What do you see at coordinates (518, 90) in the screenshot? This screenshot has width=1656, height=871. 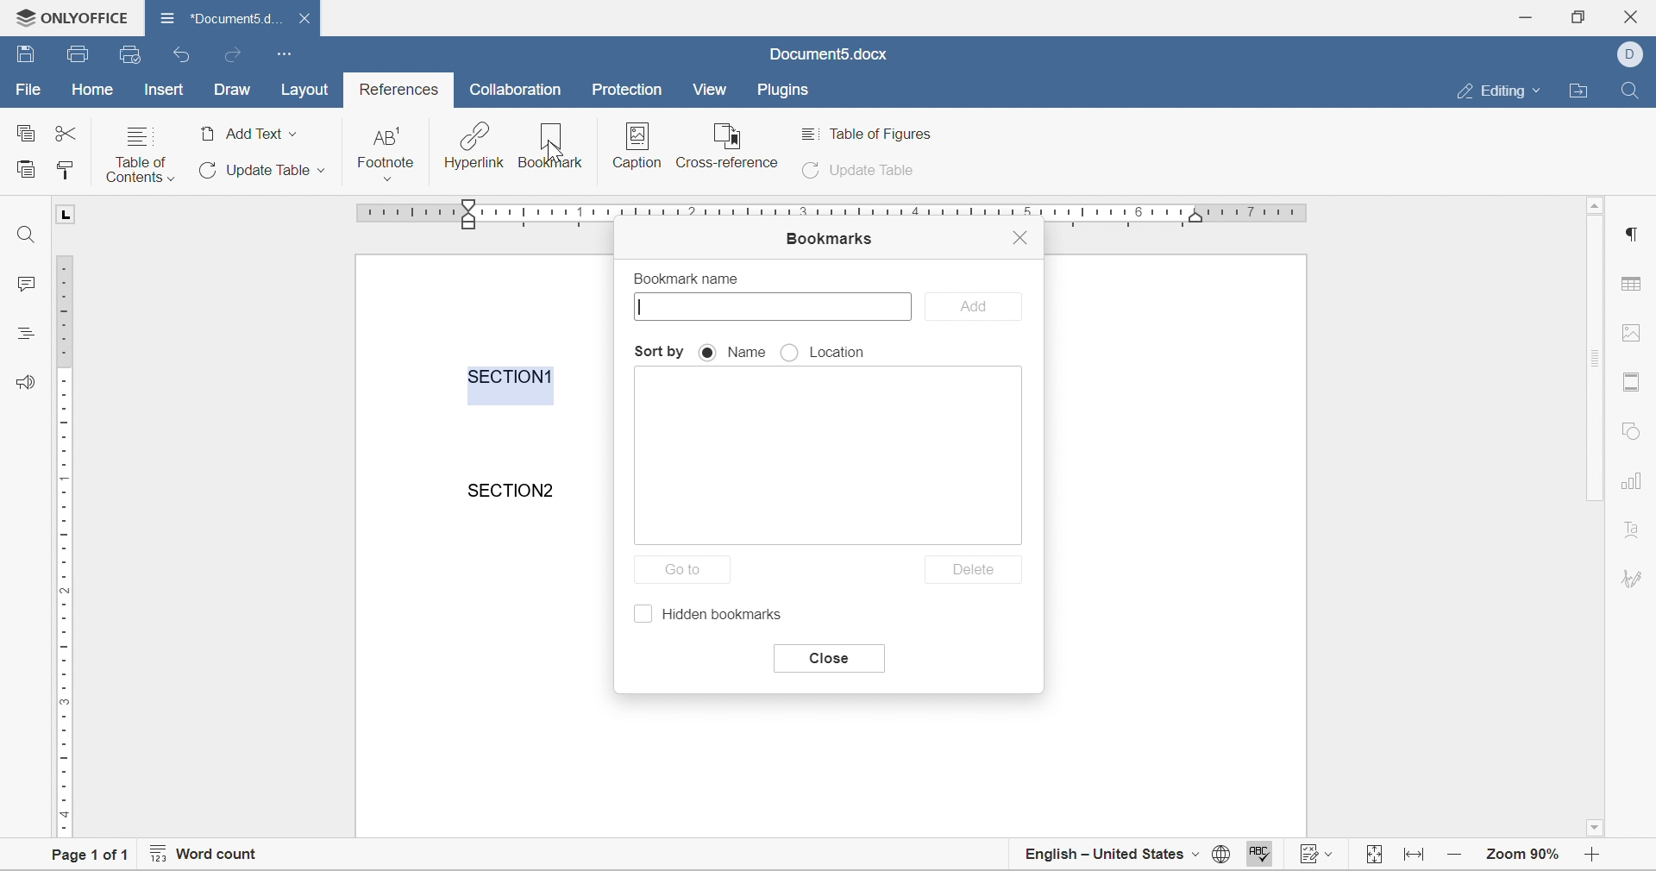 I see `collaboration` at bounding box center [518, 90].